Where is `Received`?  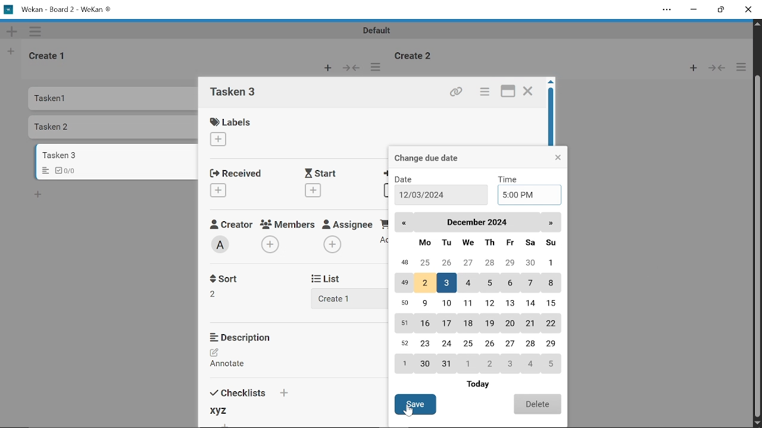
Received is located at coordinates (235, 172).